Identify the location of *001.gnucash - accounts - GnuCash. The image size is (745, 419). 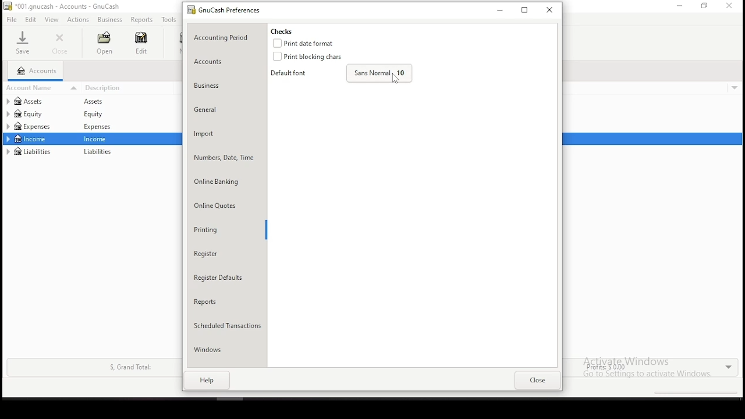
(62, 6).